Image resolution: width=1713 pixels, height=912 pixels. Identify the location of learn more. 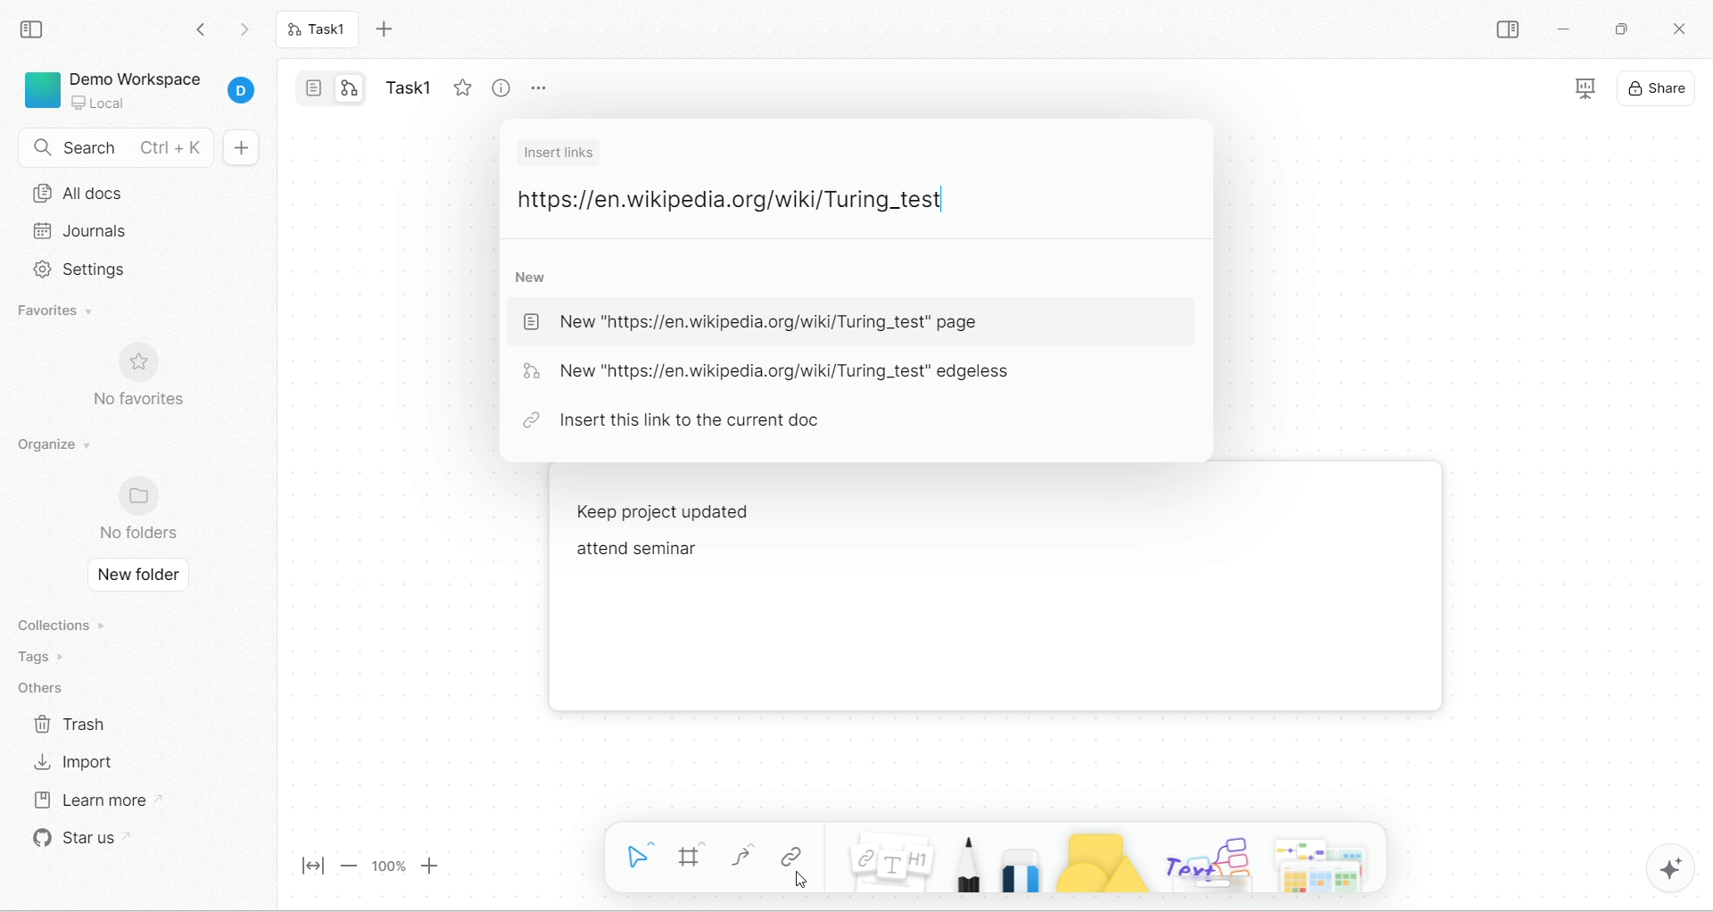
(110, 800).